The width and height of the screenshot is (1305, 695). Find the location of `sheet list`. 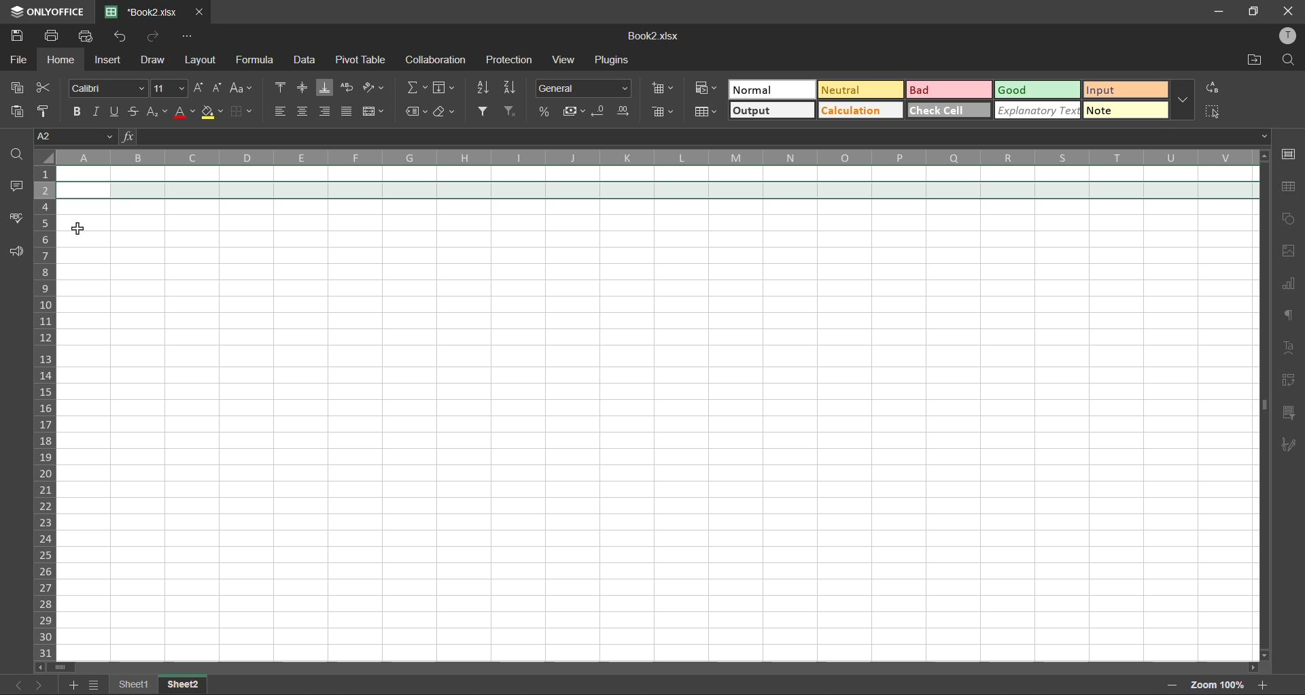

sheet list is located at coordinates (96, 685).